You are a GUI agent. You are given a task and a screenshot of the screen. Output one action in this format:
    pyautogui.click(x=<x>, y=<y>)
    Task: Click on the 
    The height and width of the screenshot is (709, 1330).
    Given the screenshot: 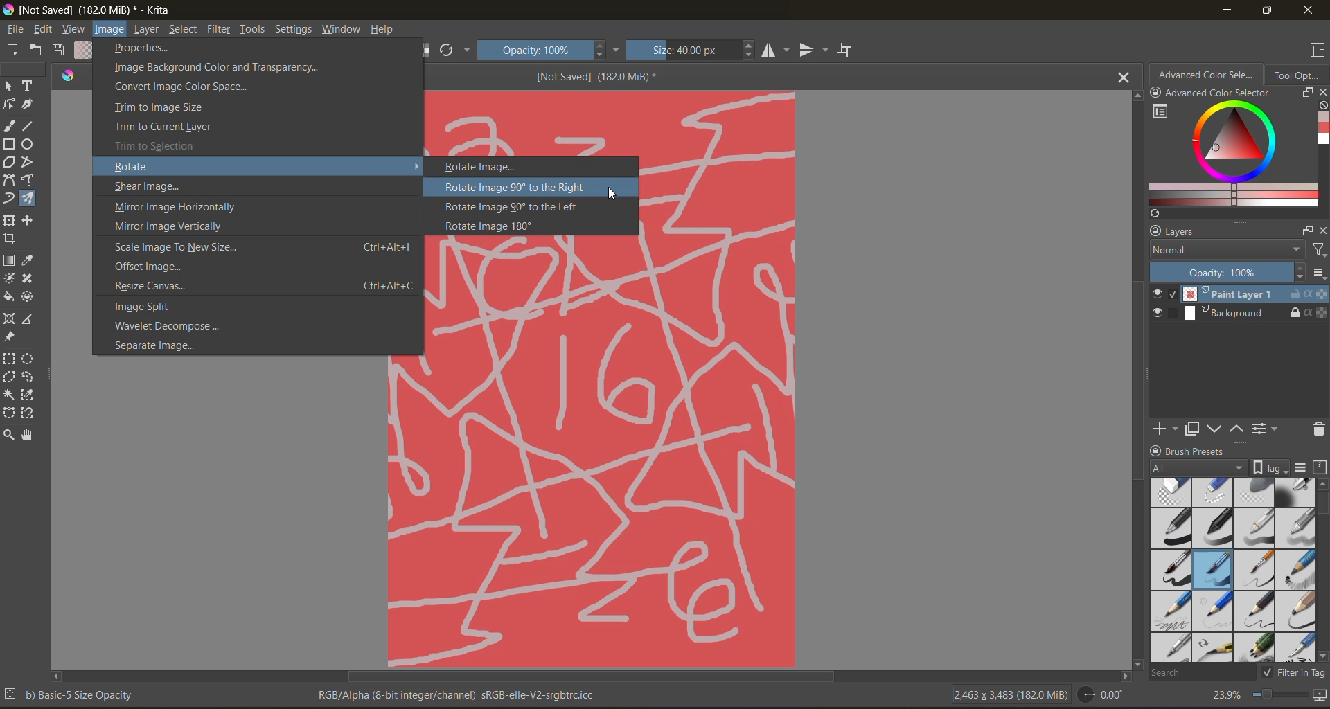 What is the action you would take?
    pyautogui.click(x=592, y=513)
    